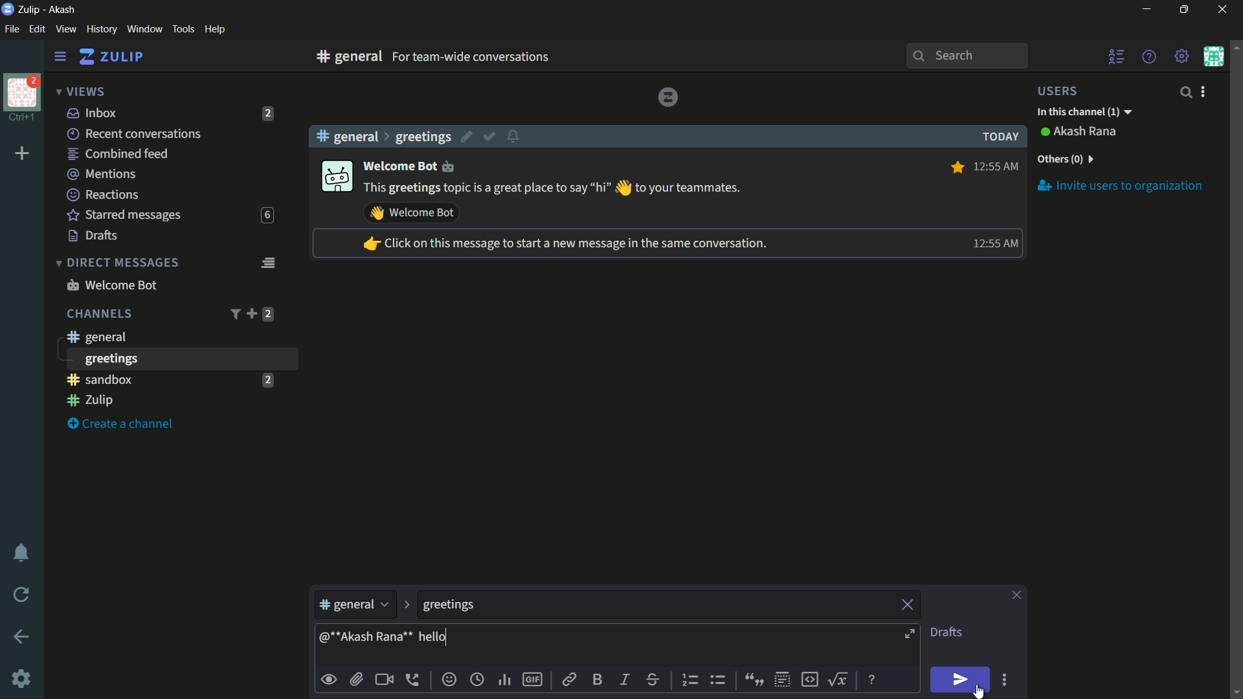 The image size is (1243, 699). I want to click on starred messages, so click(124, 216).